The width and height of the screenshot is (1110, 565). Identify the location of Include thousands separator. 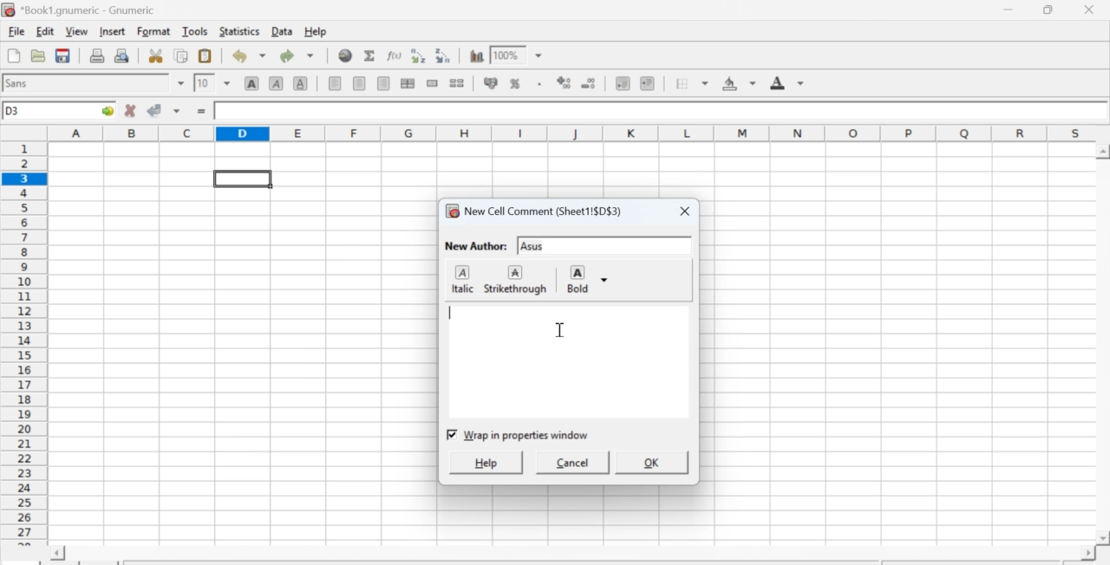
(539, 85).